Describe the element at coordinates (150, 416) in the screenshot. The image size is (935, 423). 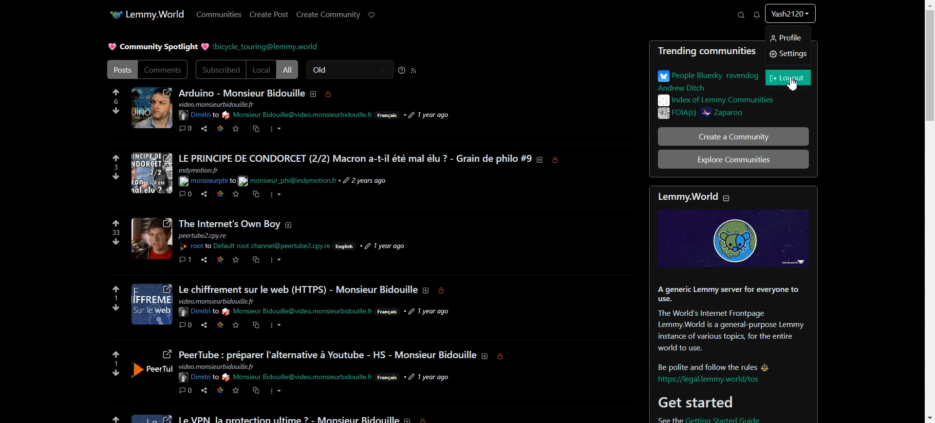
I see `image` at that location.